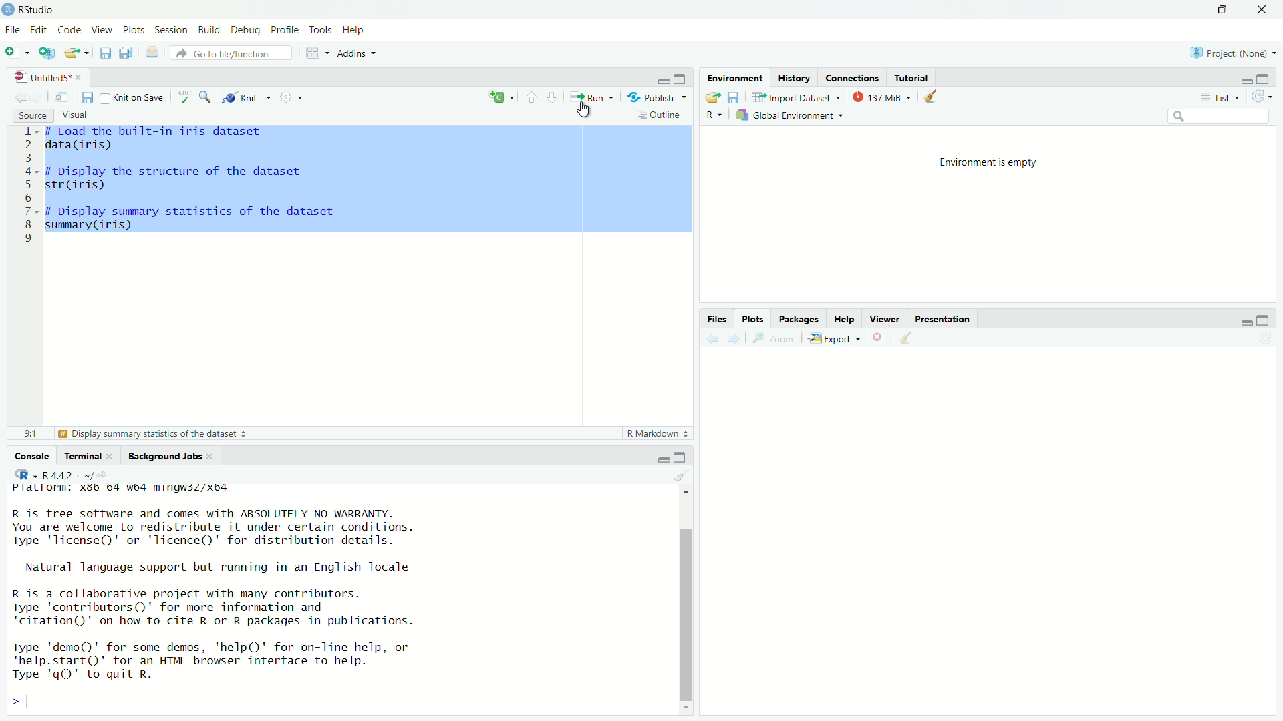 The image size is (1283, 721). Describe the element at coordinates (21, 97) in the screenshot. I see `Go to previous location` at that location.